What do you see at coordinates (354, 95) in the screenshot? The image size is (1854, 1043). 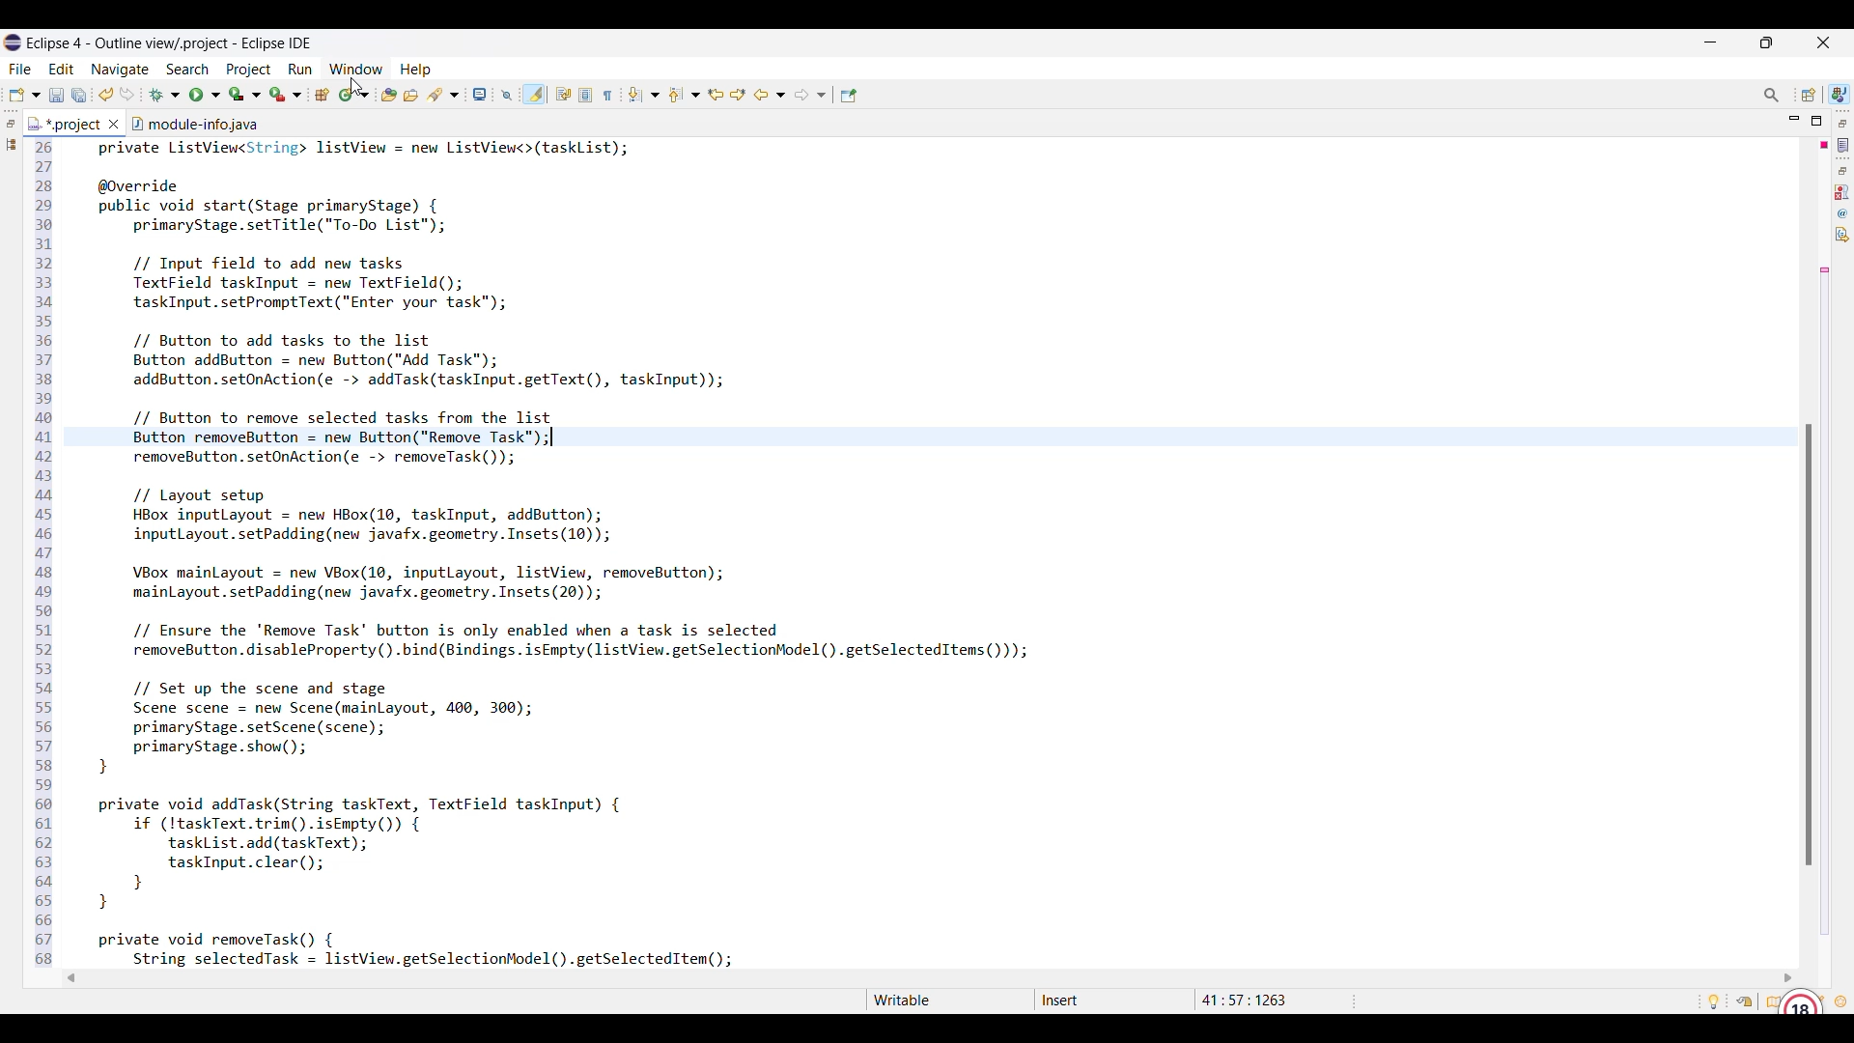 I see `New Java class options` at bounding box center [354, 95].